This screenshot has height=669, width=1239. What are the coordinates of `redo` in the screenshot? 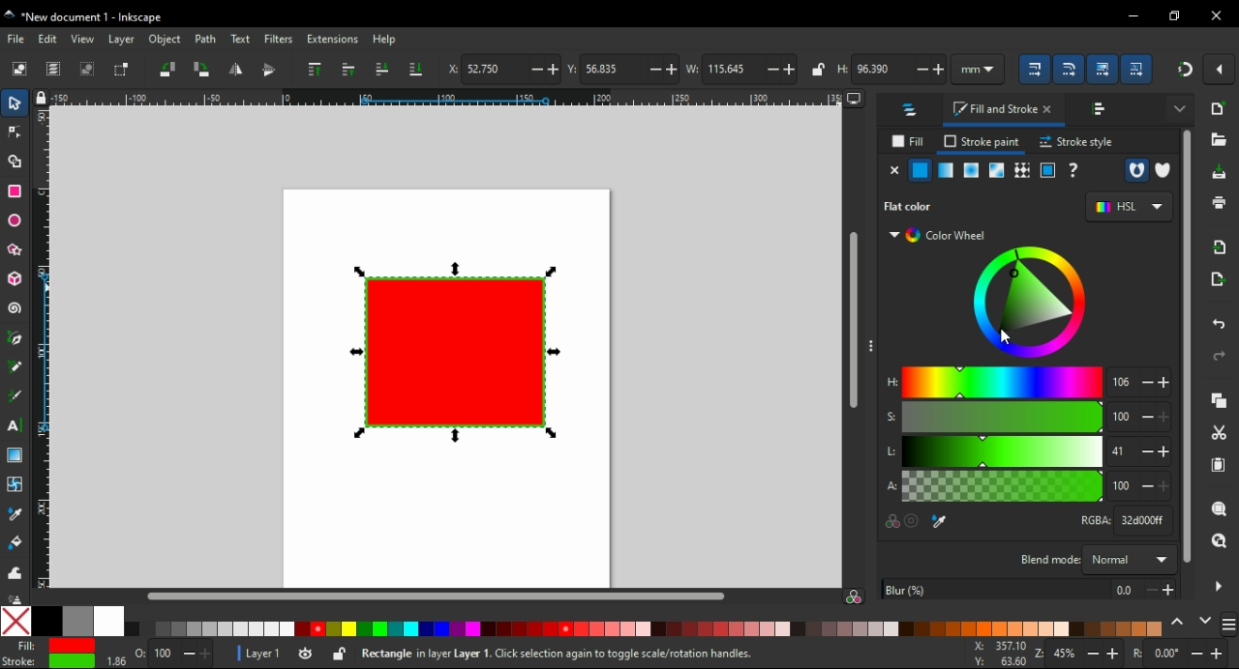 It's located at (1220, 356).